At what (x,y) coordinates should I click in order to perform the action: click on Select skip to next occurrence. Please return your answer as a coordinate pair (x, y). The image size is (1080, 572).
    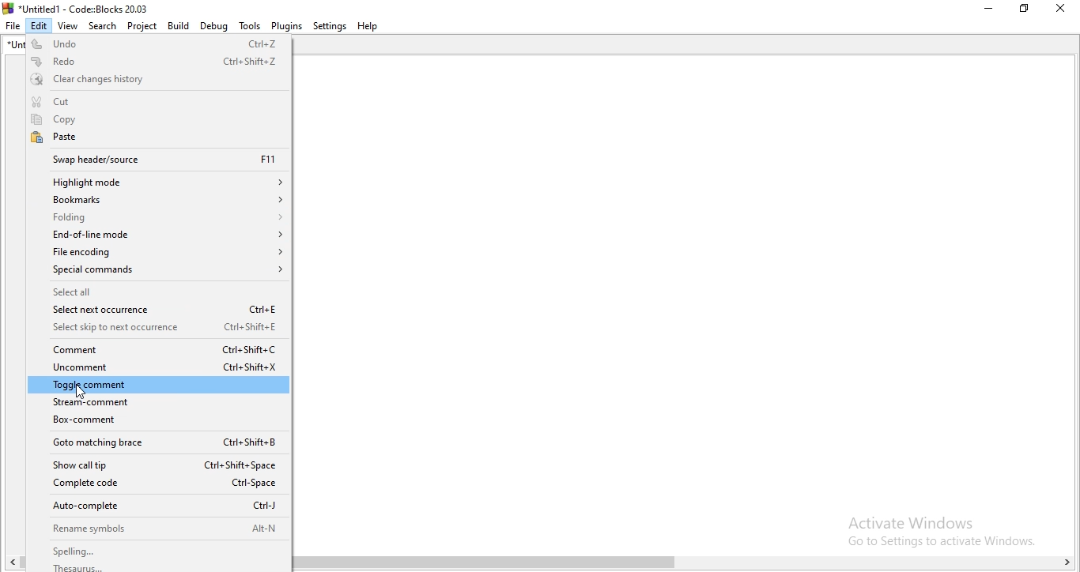
    Looking at the image, I should click on (160, 329).